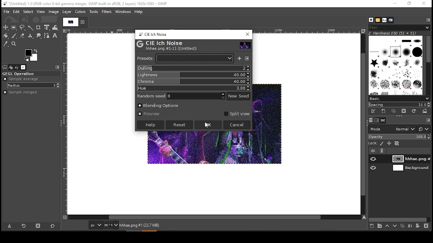 This screenshot has width=433, height=243. Describe the element at coordinates (376, 120) in the screenshot. I see `channels` at that location.